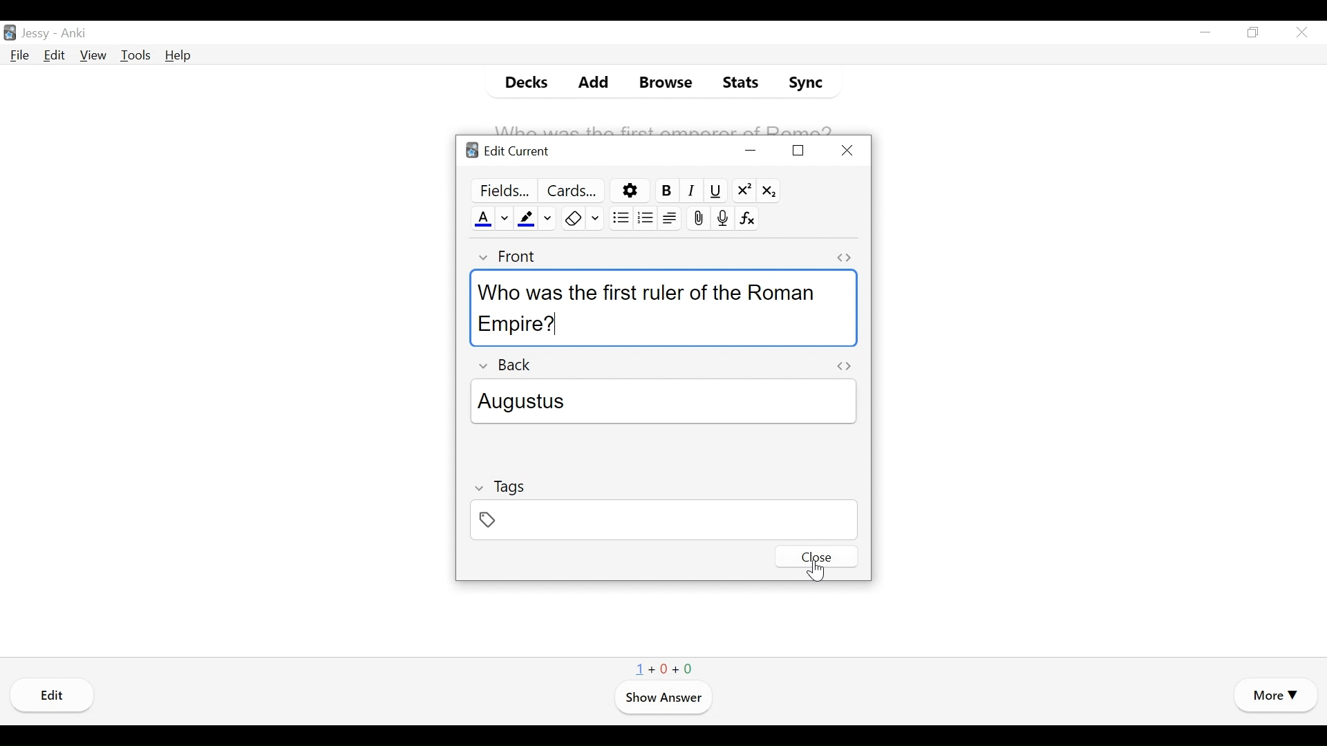 This screenshot has height=746, width=1327. What do you see at coordinates (549, 217) in the screenshot?
I see `Change color` at bounding box center [549, 217].